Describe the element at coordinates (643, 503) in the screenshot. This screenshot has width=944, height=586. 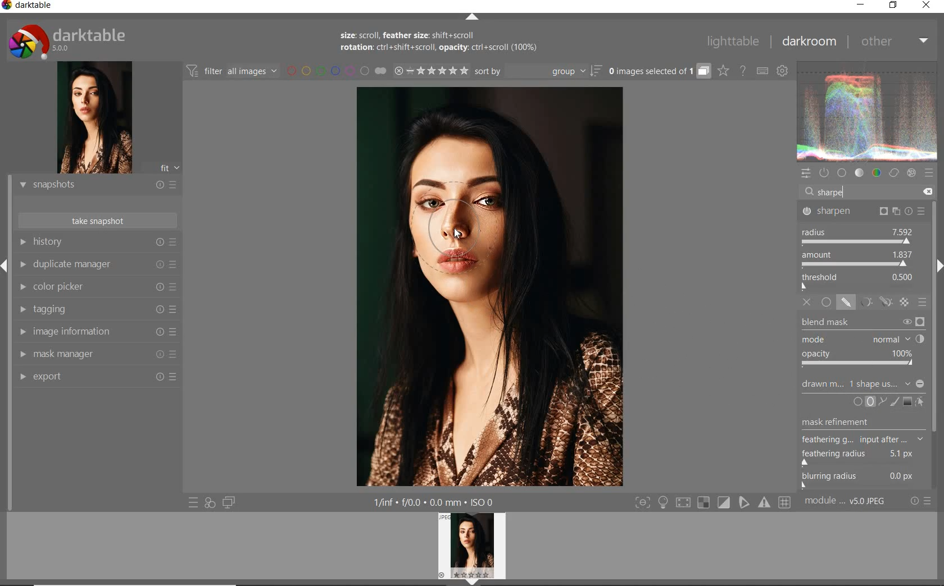
I see `toggle modes` at that location.